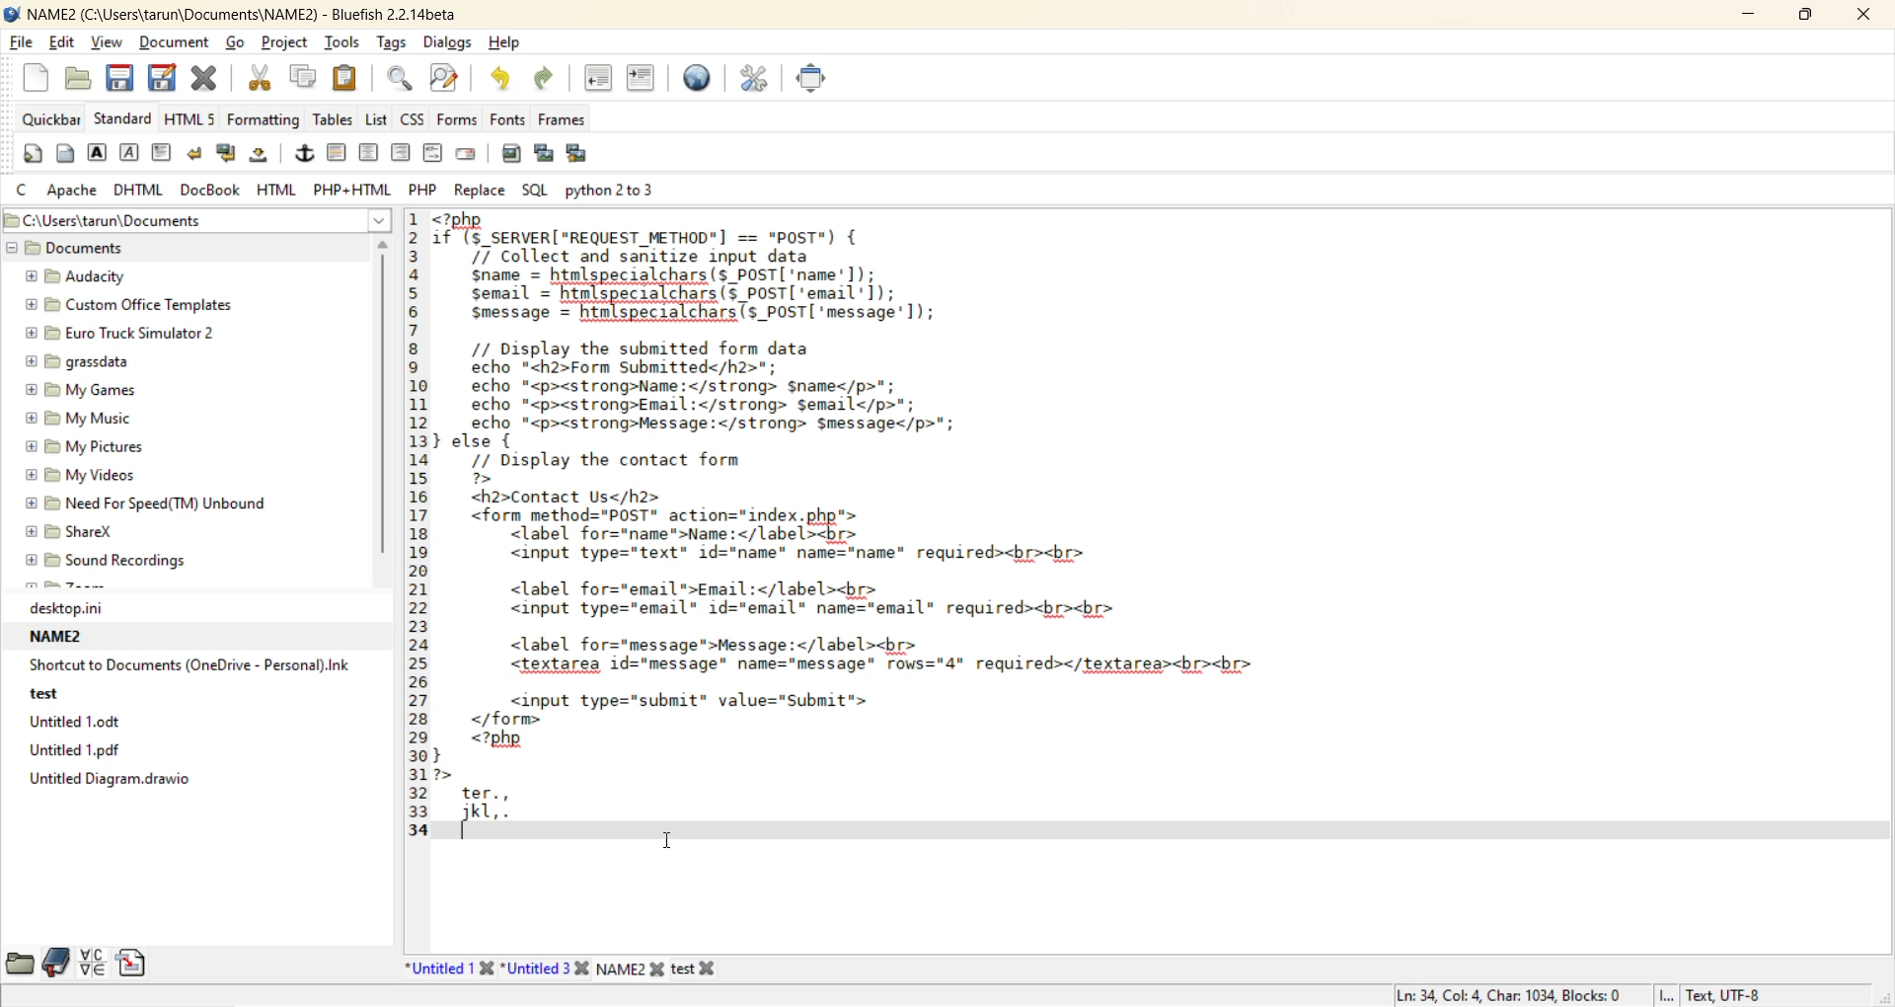  Describe the element at coordinates (135, 965) in the screenshot. I see `snippets` at that location.